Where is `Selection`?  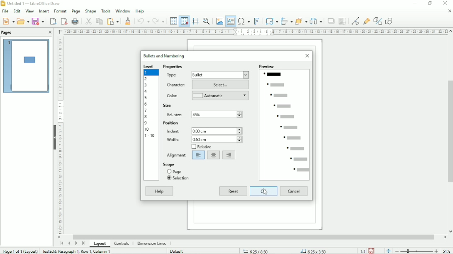 Selection is located at coordinates (178, 178).